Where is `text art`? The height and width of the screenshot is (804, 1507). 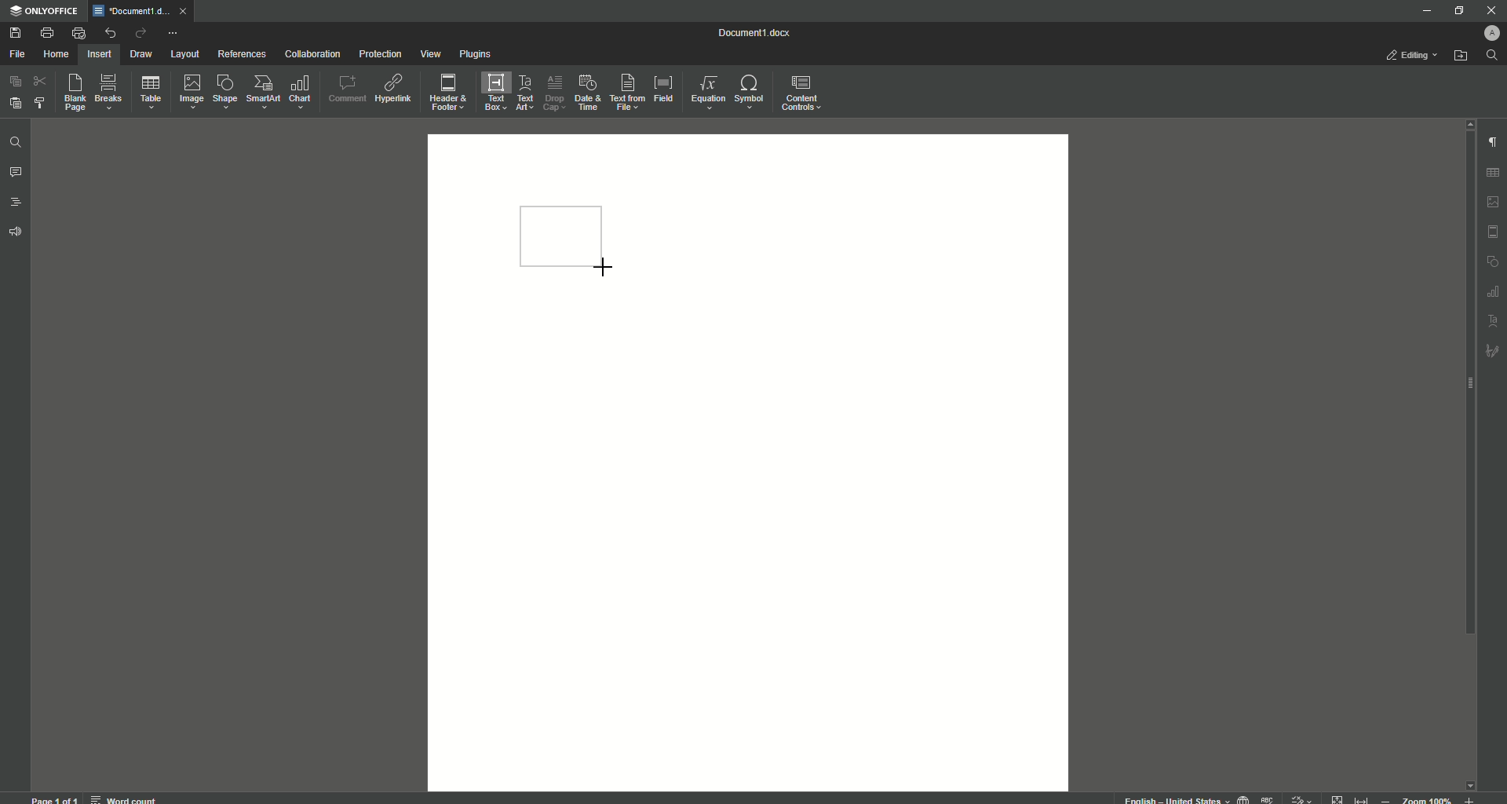
text art is located at coordinates (1494, 322).